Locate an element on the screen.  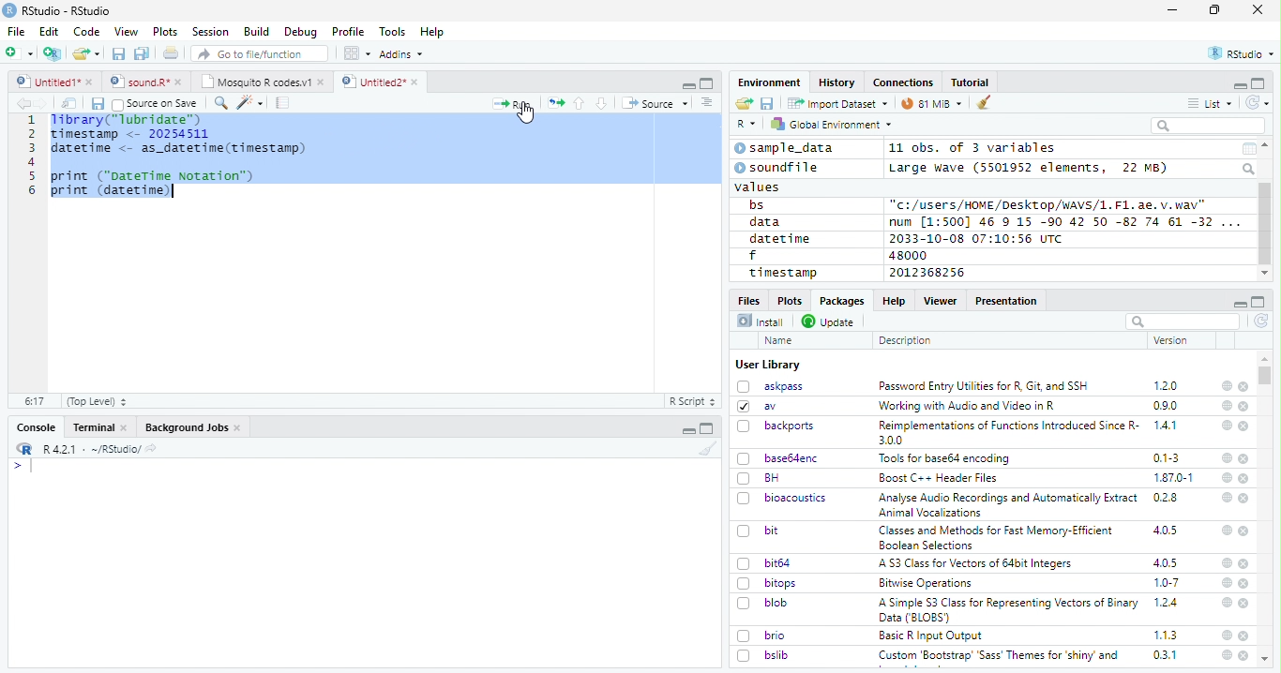
soundfile is located at coordinates (777, 168).